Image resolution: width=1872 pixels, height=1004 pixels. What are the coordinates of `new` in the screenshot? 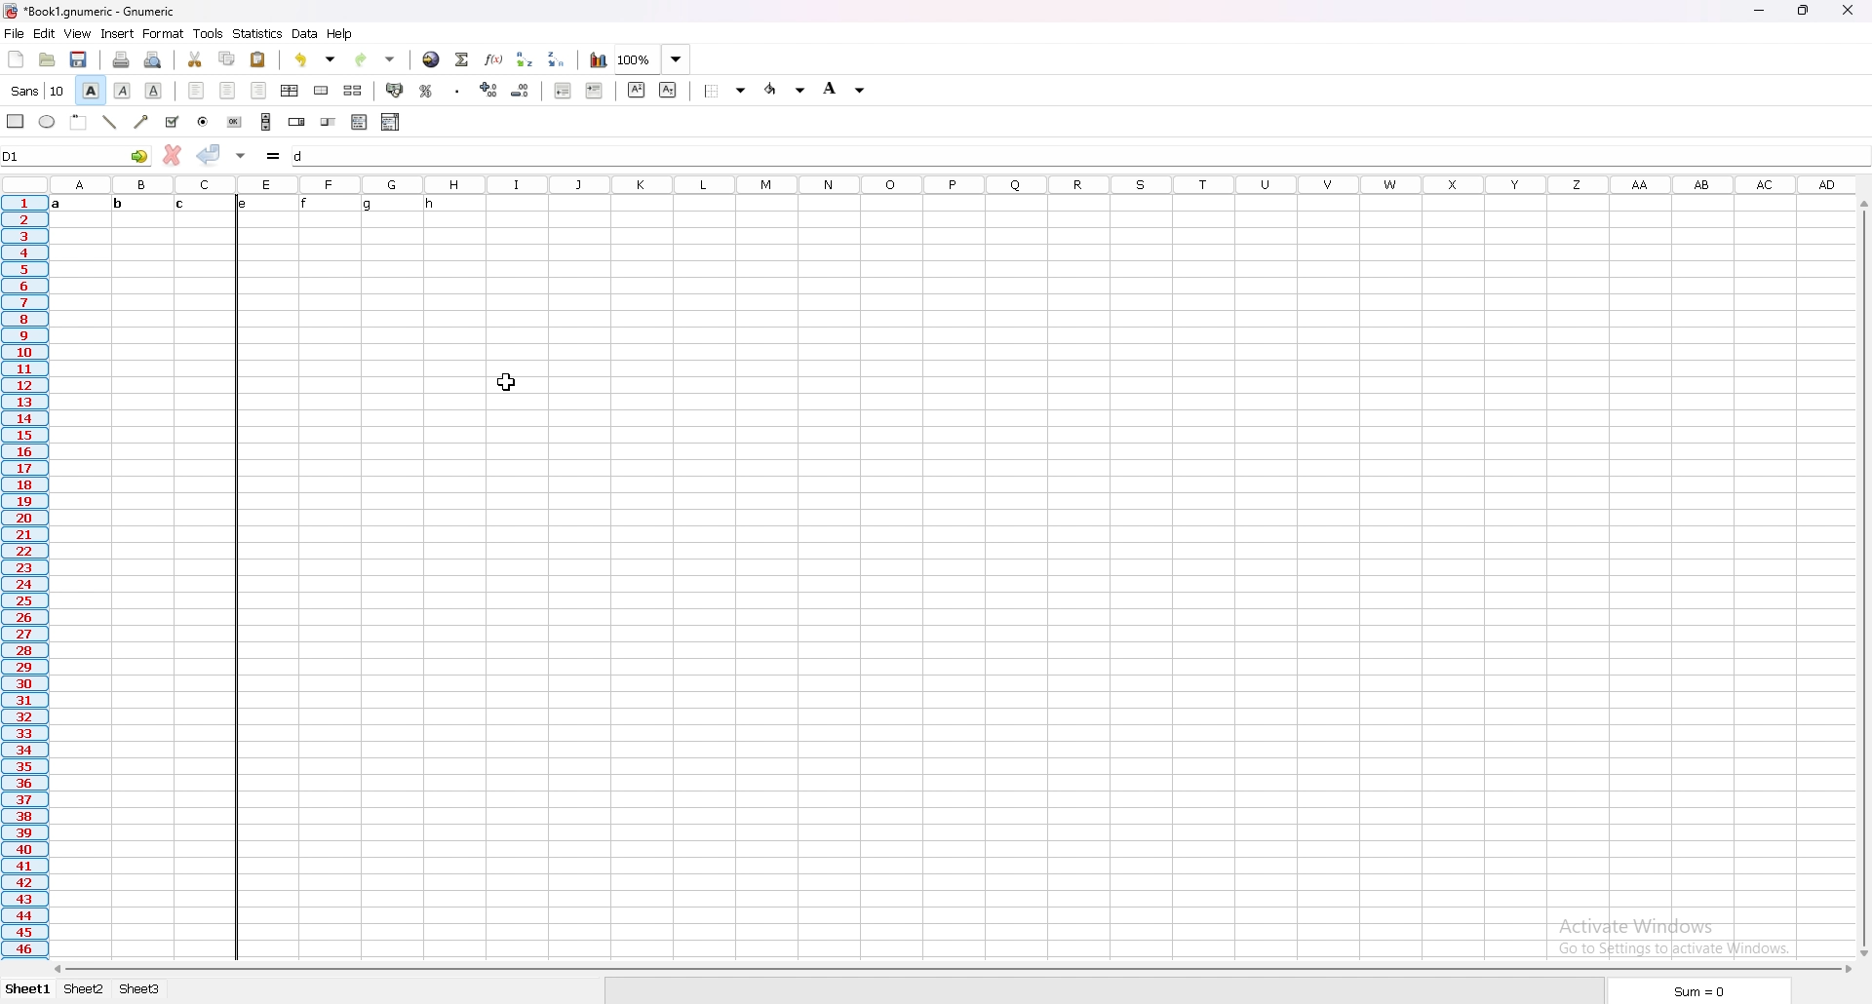 It's located at (17, 59).